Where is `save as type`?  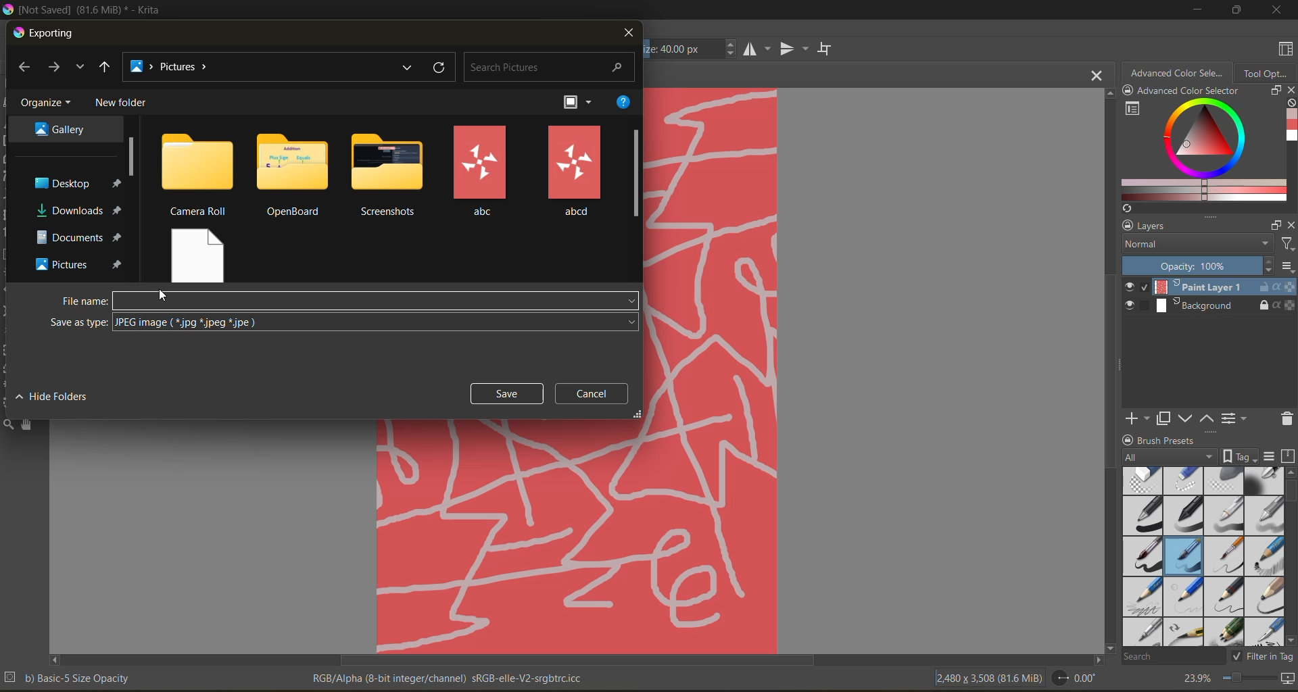
save as type is located at coordinates (377, 322).